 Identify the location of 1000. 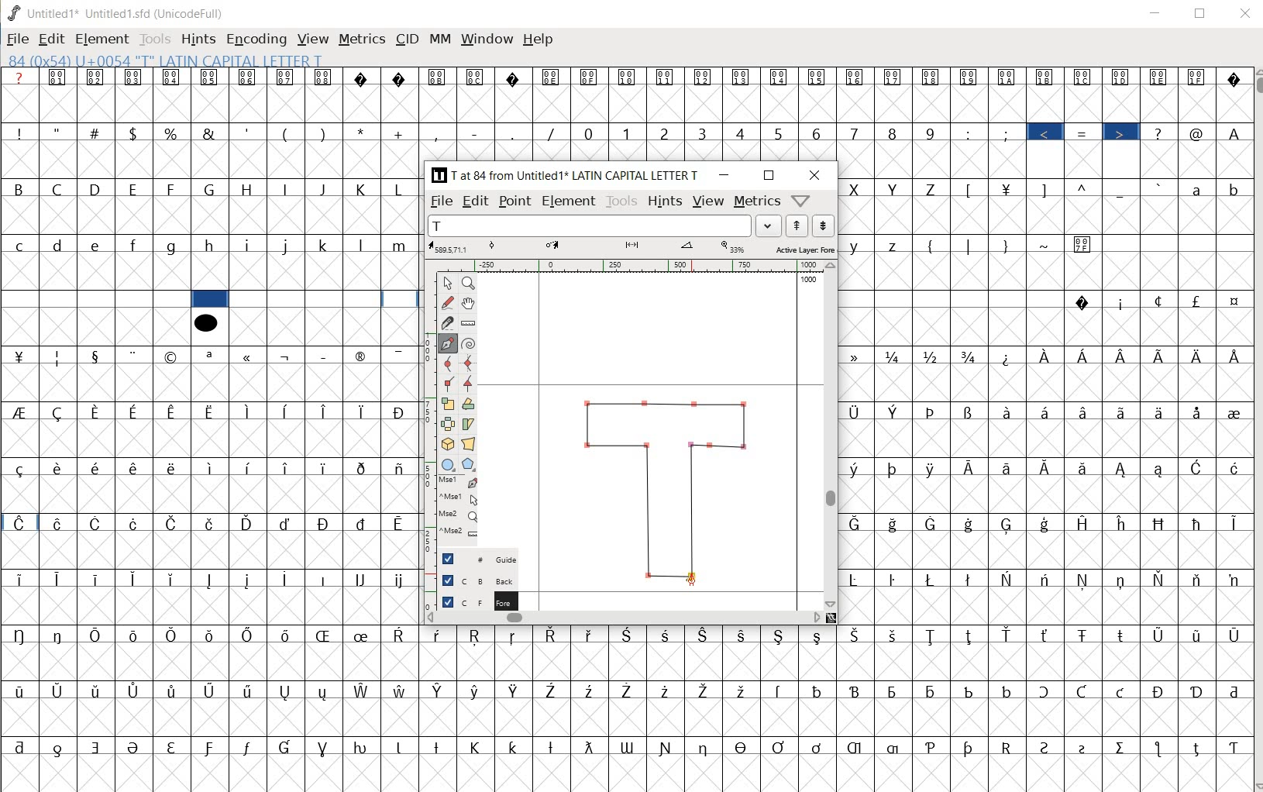
(809, 279).